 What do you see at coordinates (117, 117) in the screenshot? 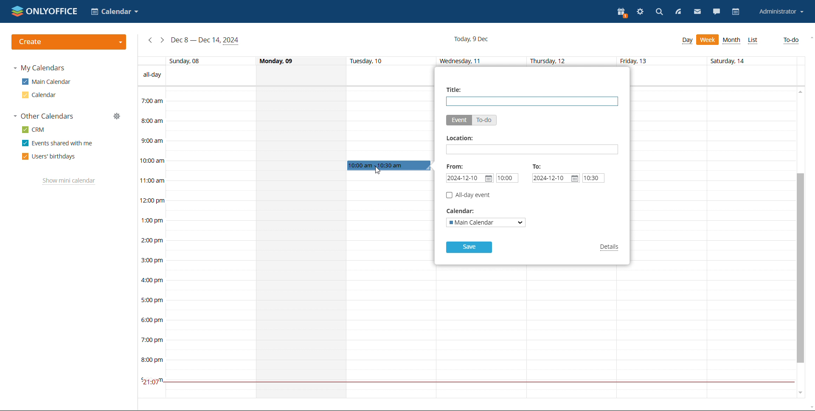
I see `manage` at bounding box center [117, 117].